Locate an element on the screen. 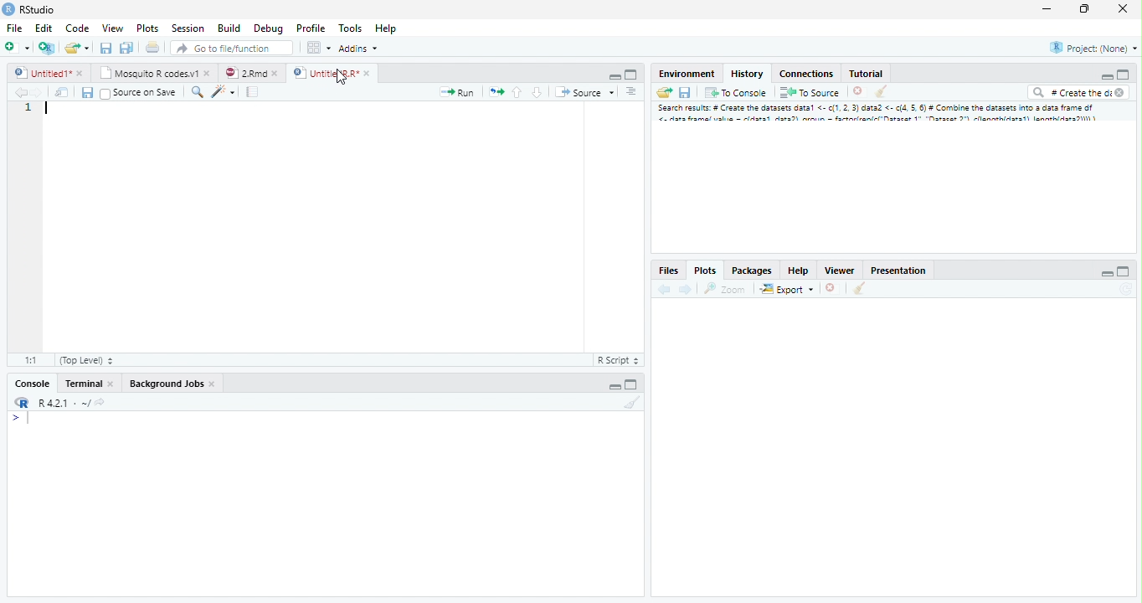 This screenshot has height=603, width=1142. Build is located at coordinates (230, 28).